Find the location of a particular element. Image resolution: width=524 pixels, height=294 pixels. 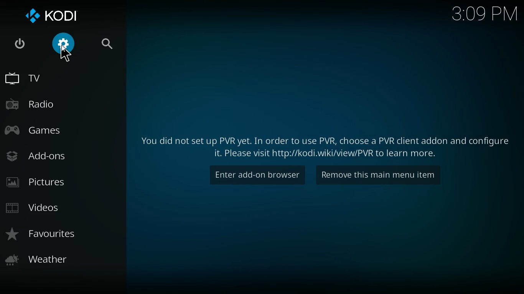

videos is located at coordinates (51, 206).